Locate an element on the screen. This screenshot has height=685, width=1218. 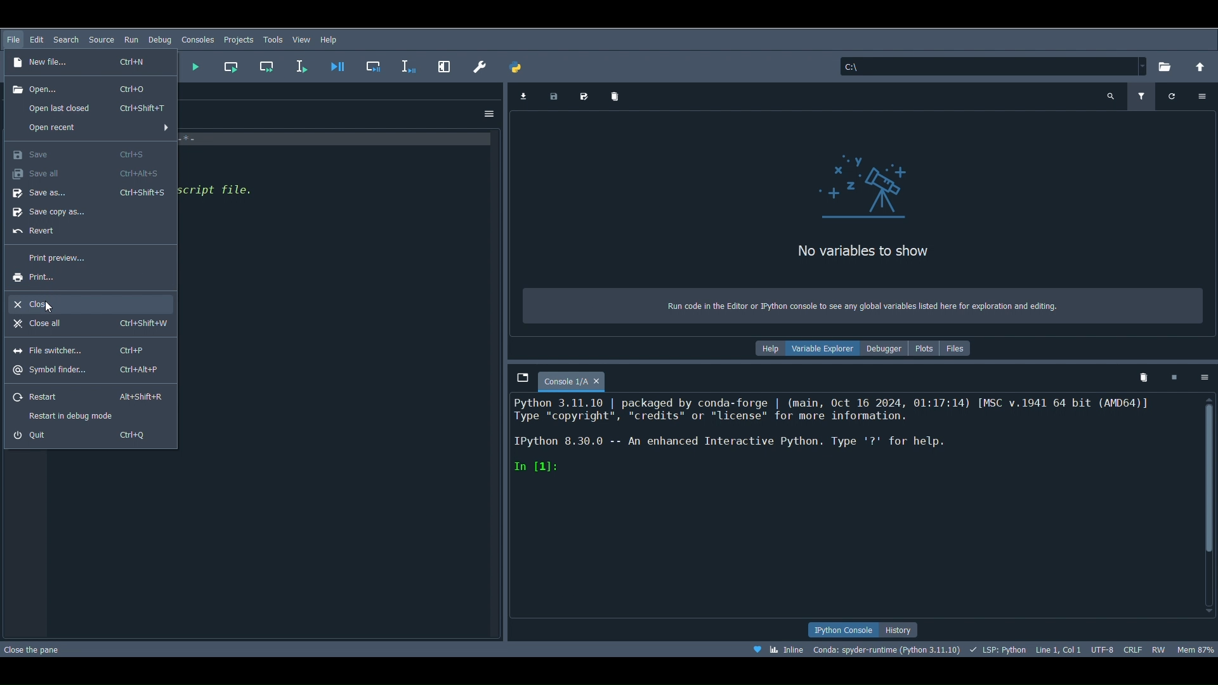
Save copy as is located at coordinates (58, 213).